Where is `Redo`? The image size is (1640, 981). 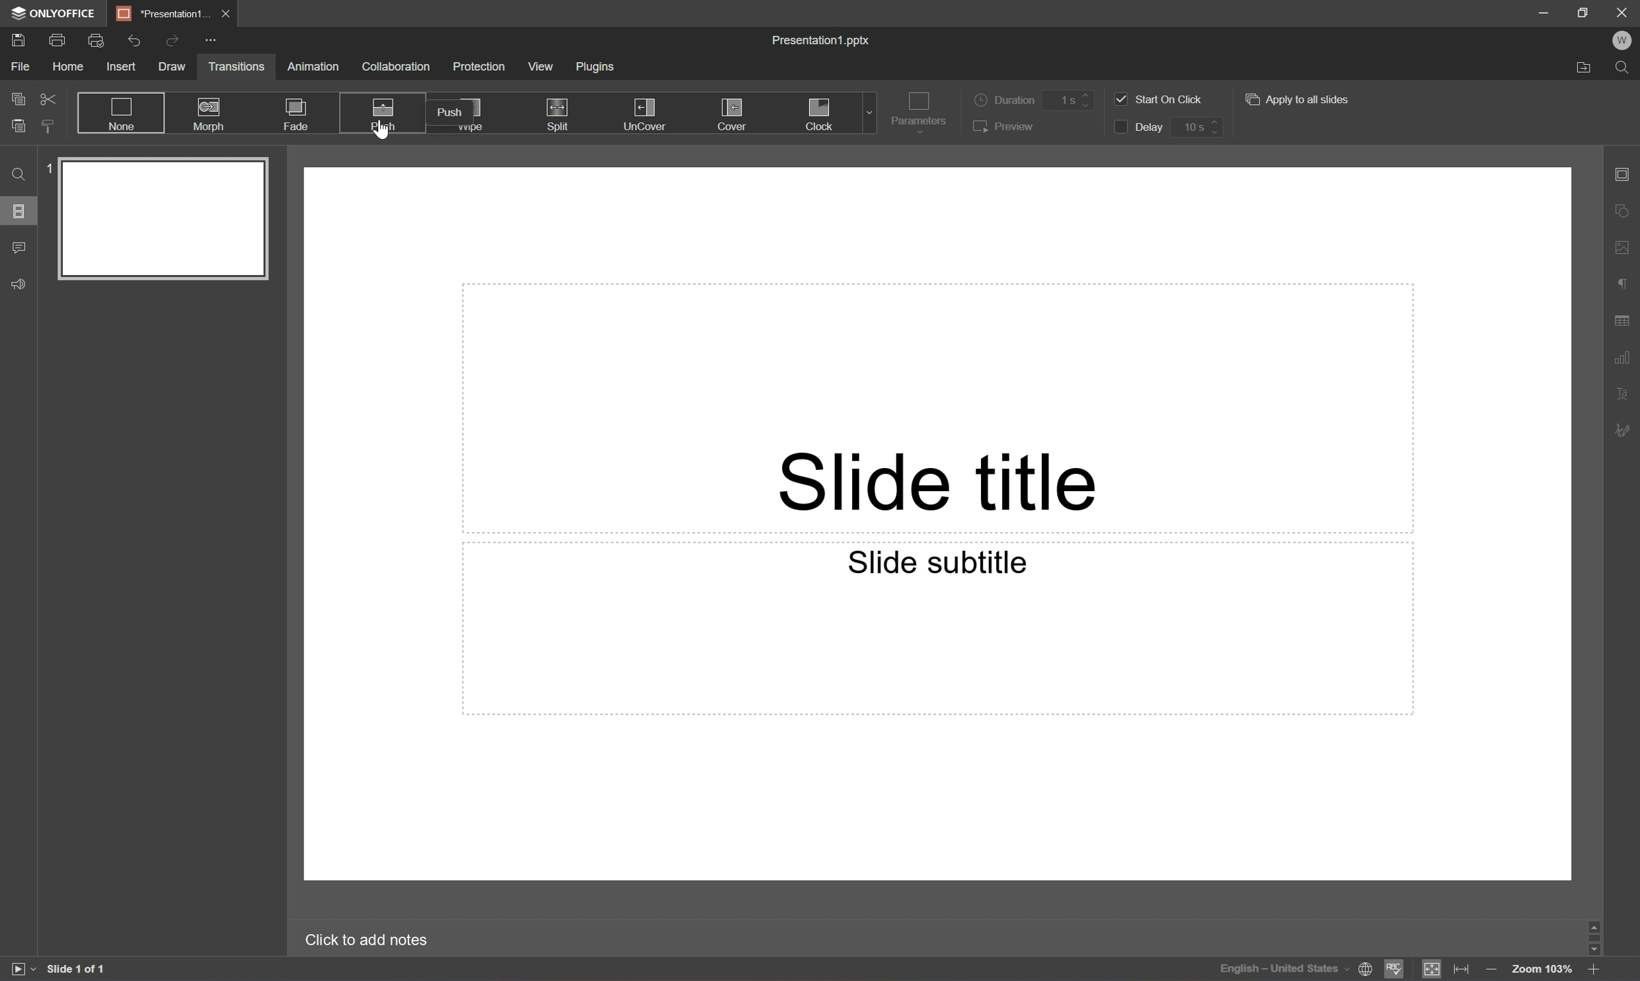
Redo is located at coordinates (171, 40).